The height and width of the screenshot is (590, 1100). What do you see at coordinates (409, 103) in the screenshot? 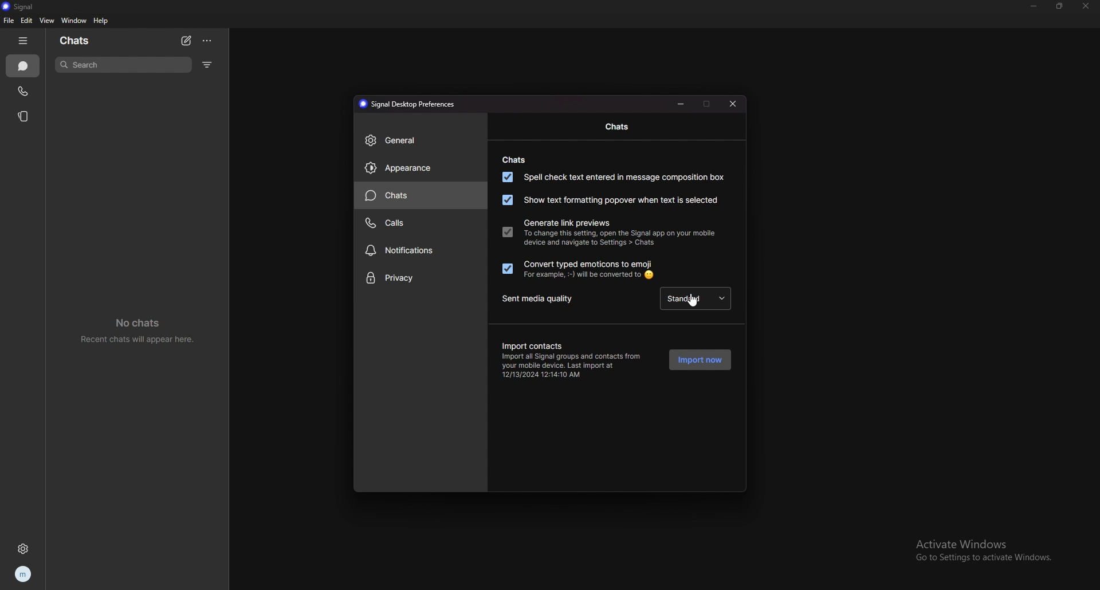
I see `signal desktop preferences` at bounding box center [409, 103].